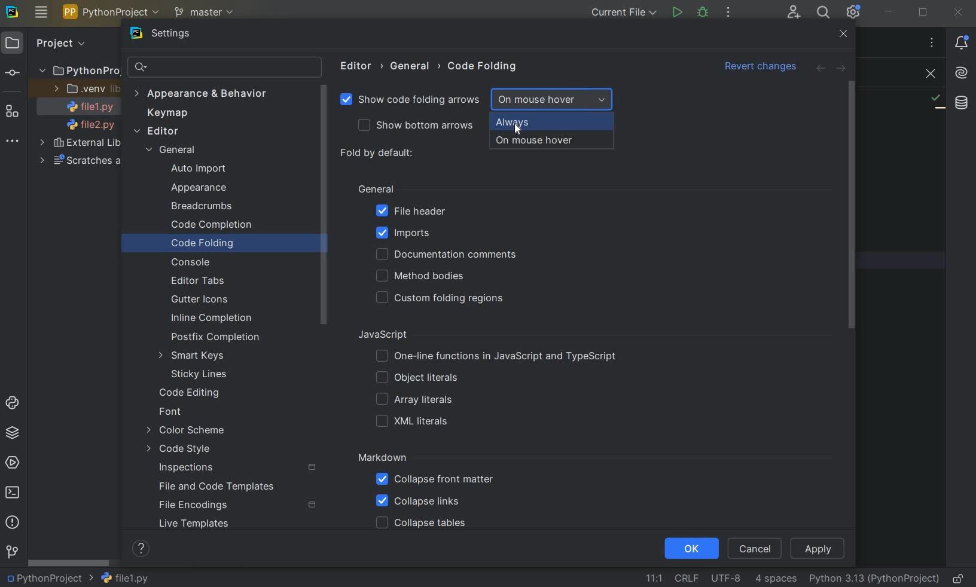 The width and height of the screenshot is (976, 587). I want to click on PPLY, so click(819, 548).